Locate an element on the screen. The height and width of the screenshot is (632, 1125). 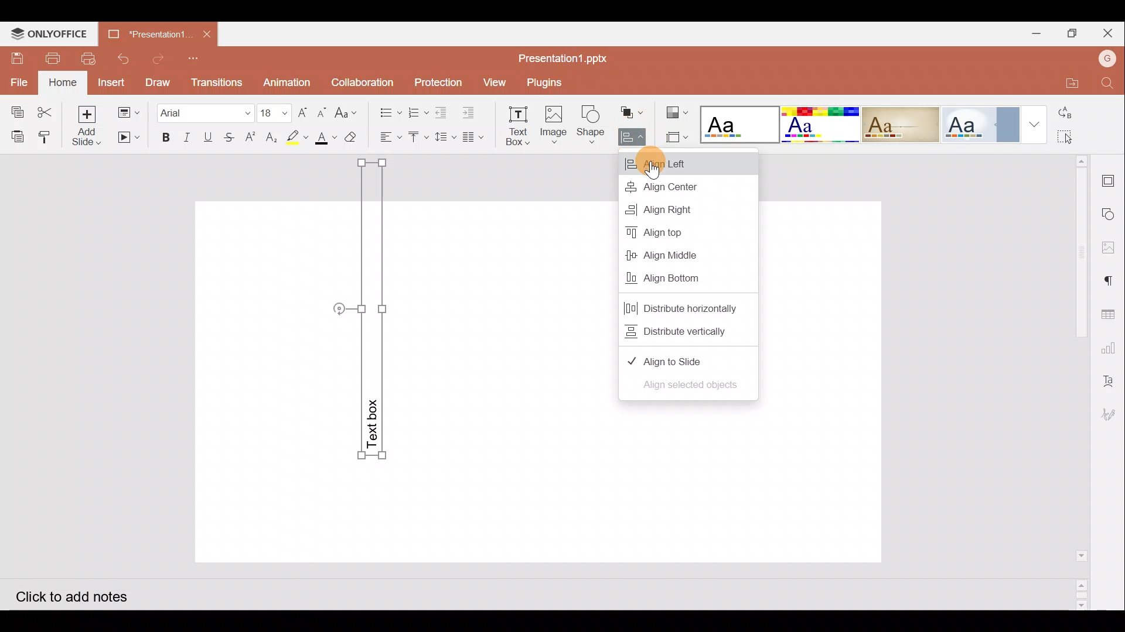
Distribute horizontally is located at coordinates (693, 305).